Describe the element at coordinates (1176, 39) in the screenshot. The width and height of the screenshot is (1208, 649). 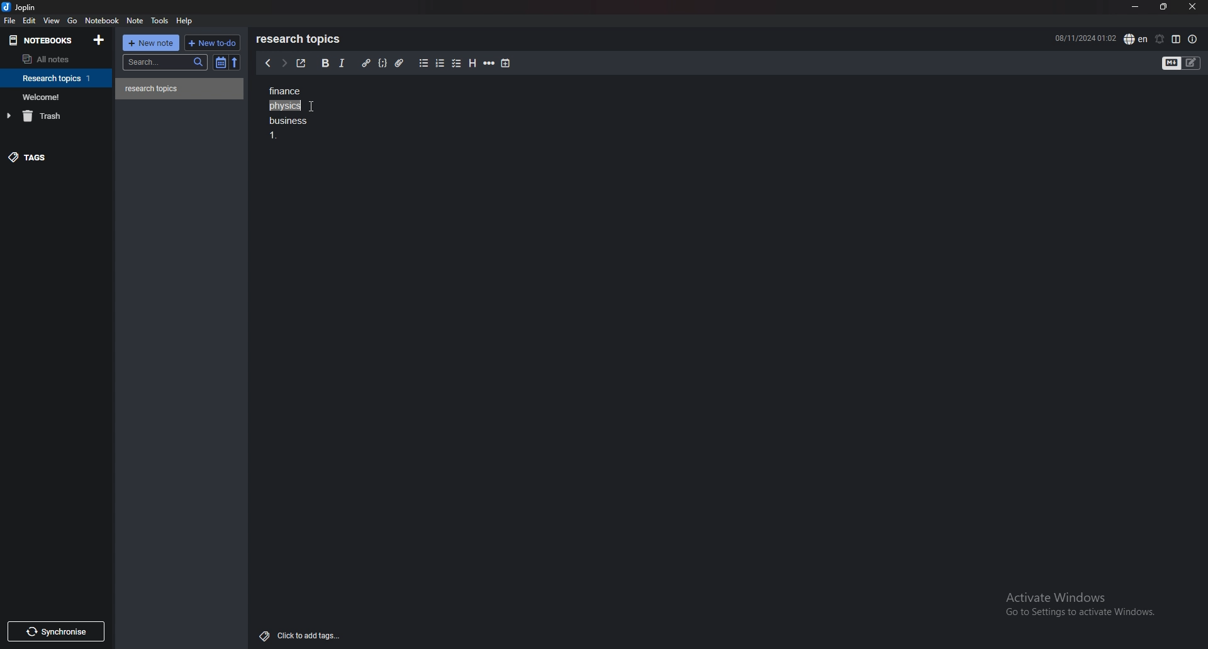
I see `toggle editor layout` at that location.